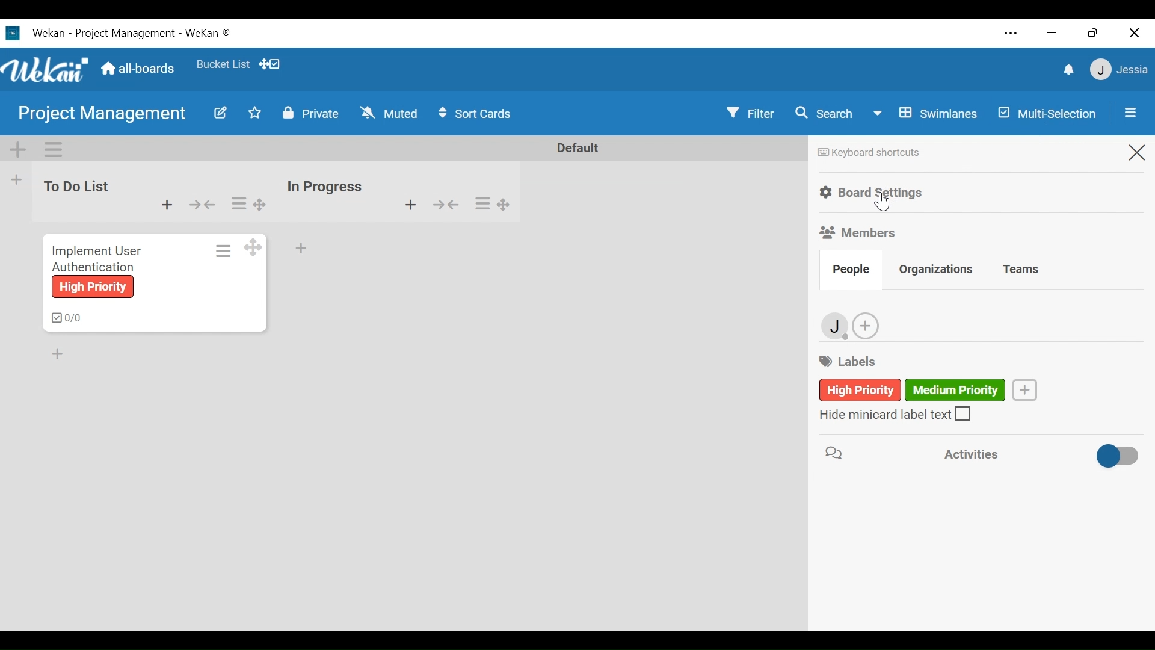  Describe the element at coordinates (252, 247) in the screenshot. I see `Desktop Drag handles` at that location.